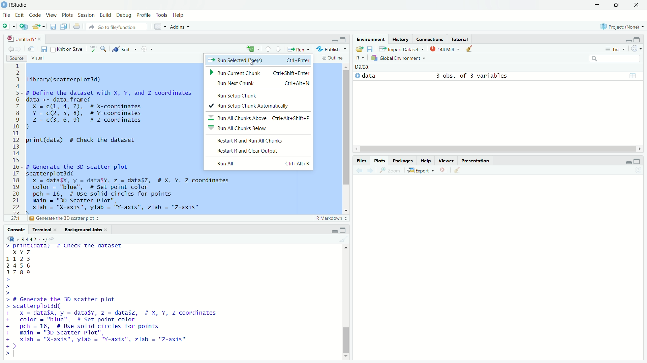 Image resolution: width=647 pixels, height=363 pixels. Describe the element at coordinates (476, 161) in the screenshot. I see `presentation` at that location.